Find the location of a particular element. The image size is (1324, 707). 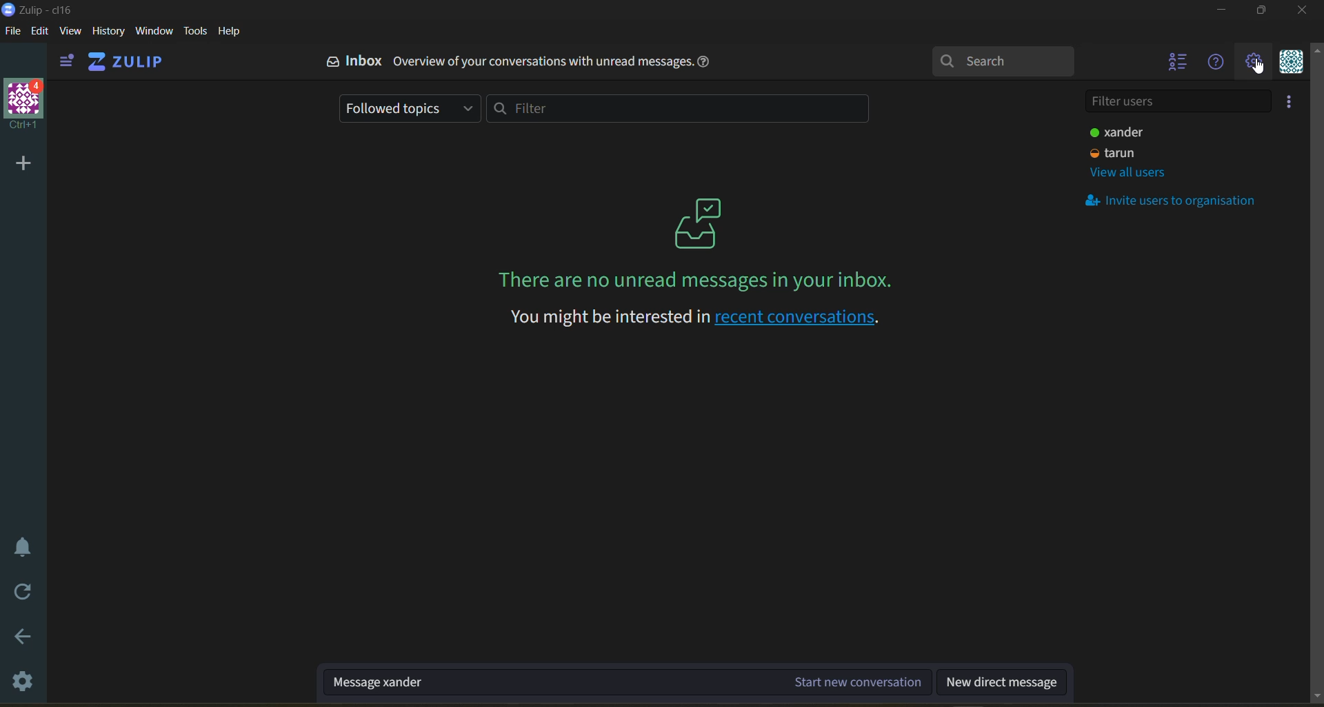

hide user list is located at coordinates (1175, 64).